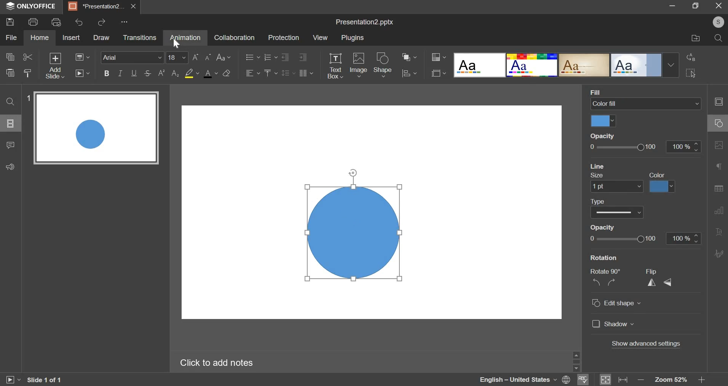 This screenshot has height=386, width=728. Describe the element at coordinates (102, 38) in the screenshot. I see `draw` at that location.